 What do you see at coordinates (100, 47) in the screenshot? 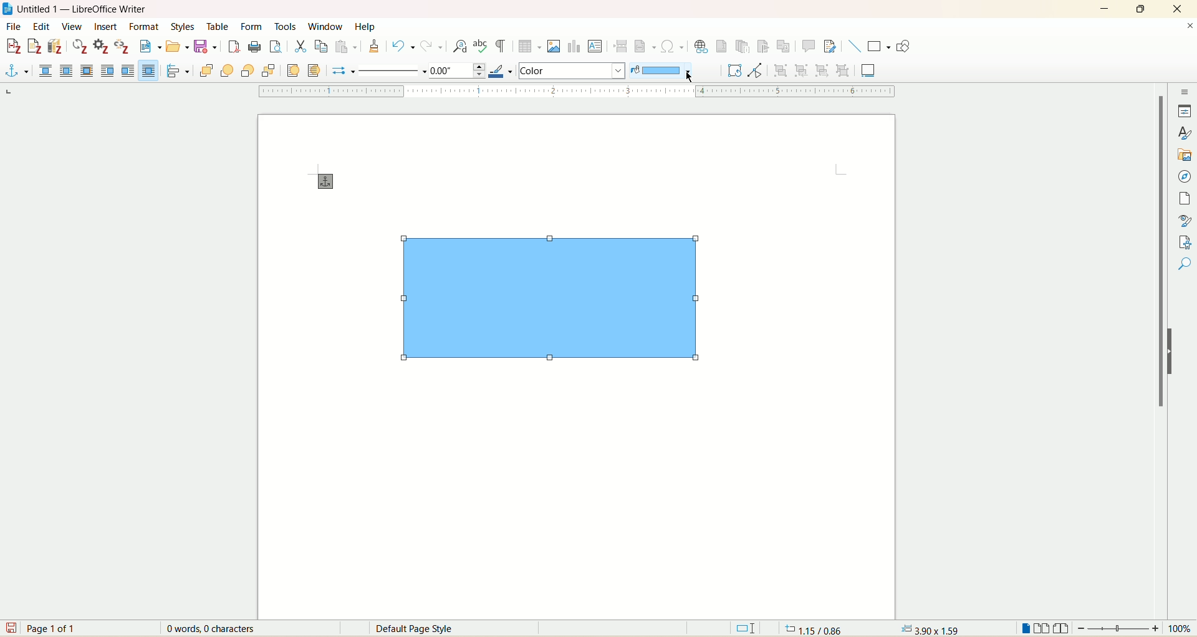
I see `document preferences` at bounding box center [100, 47].